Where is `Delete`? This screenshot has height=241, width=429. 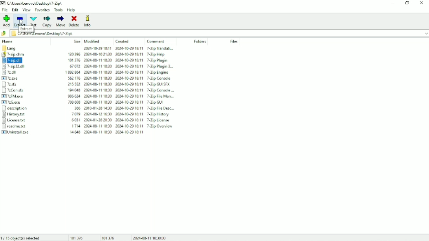
Delete is located at coordinates (74, 21).